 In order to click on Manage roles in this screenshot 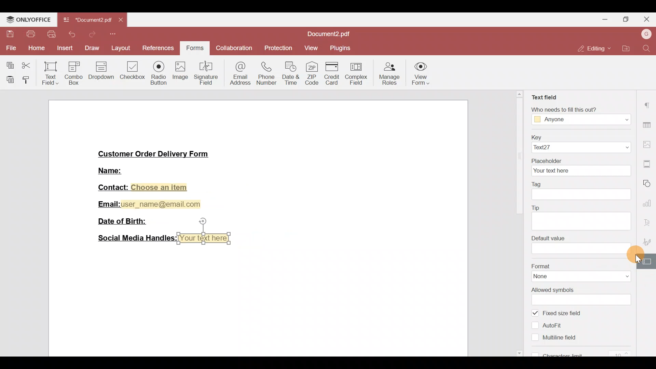, I will do `click(390, 72)`.